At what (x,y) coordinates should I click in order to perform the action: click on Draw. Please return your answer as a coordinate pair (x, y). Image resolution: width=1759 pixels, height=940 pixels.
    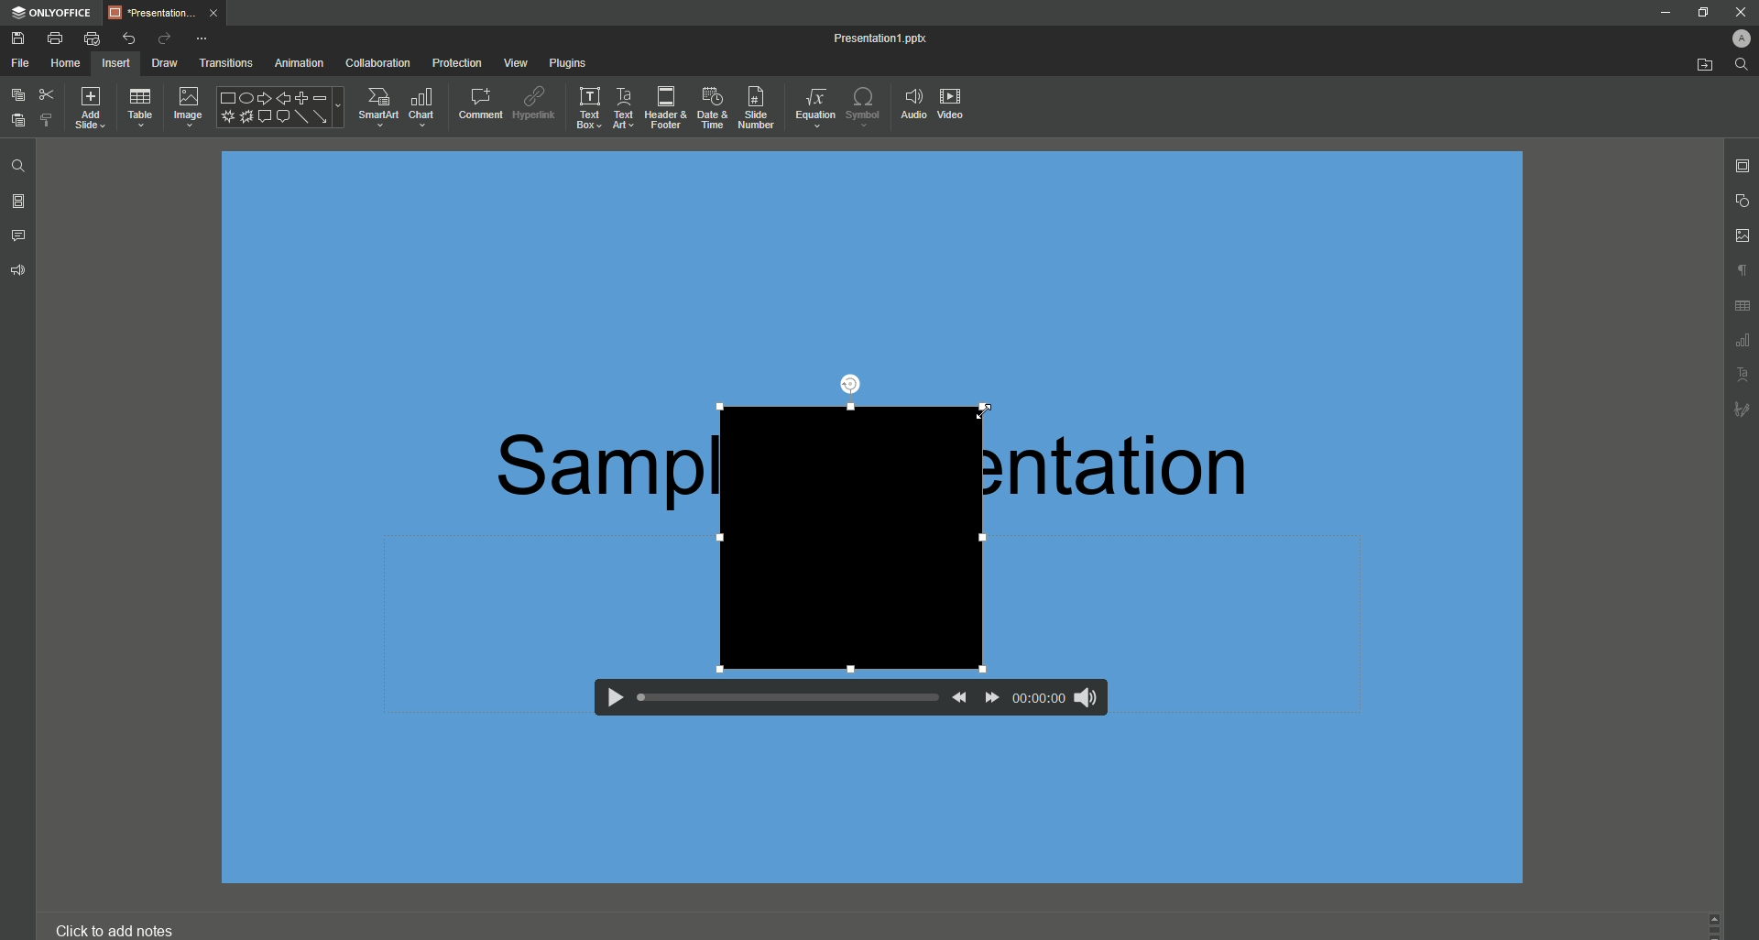
    Looking at the image, I should click on (167, 63).